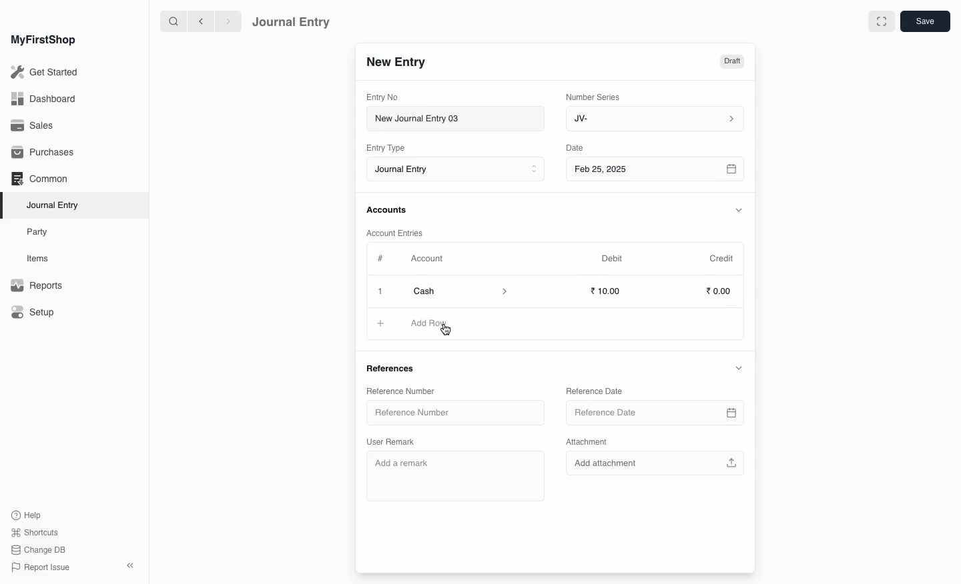 The image size is (961, 584). I want to click on Add, so click(380, 324).